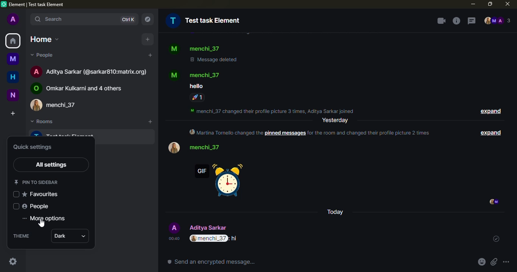 This screenshot has height=272, width=517. What do you see at coordinates (173, 148) in the screenshot?
I see `profile` at bounding box center [173, 148].